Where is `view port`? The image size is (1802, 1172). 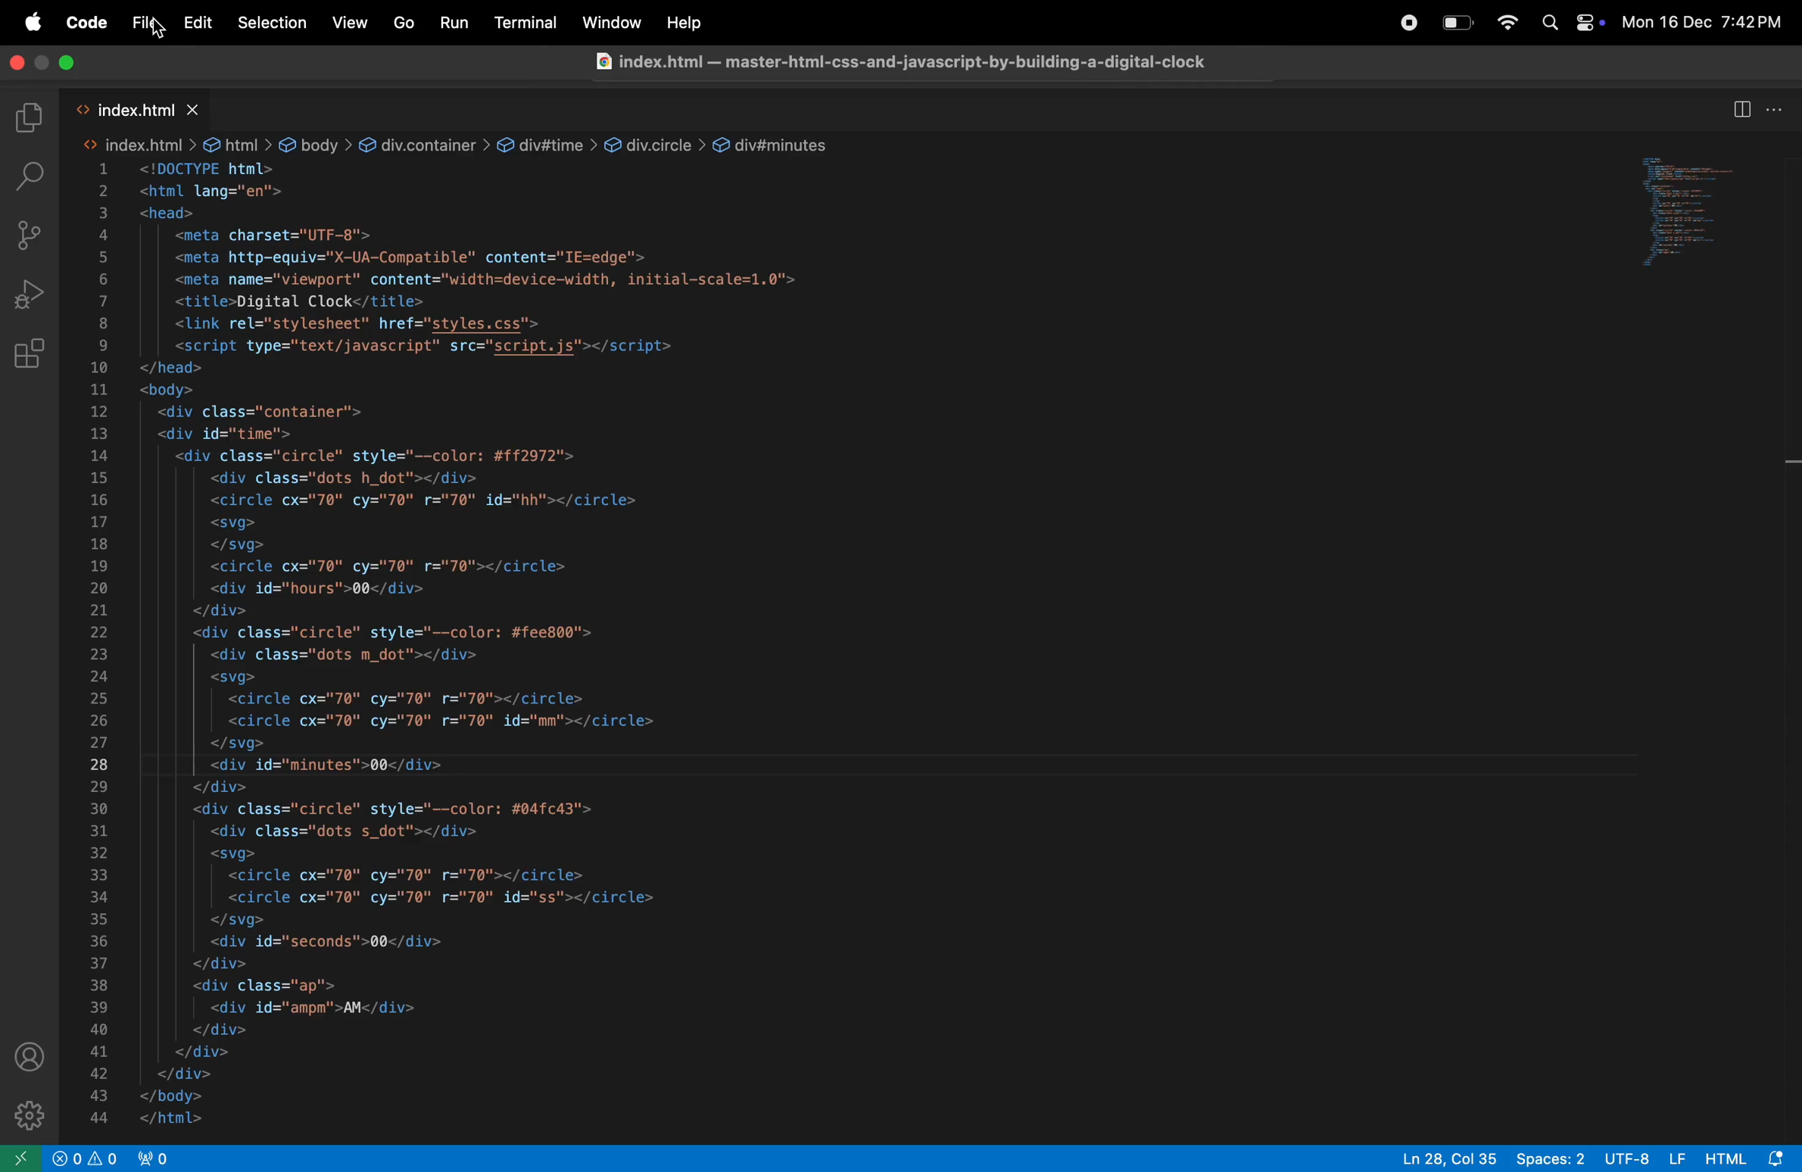 view port is located at coordinates (159, 1158).